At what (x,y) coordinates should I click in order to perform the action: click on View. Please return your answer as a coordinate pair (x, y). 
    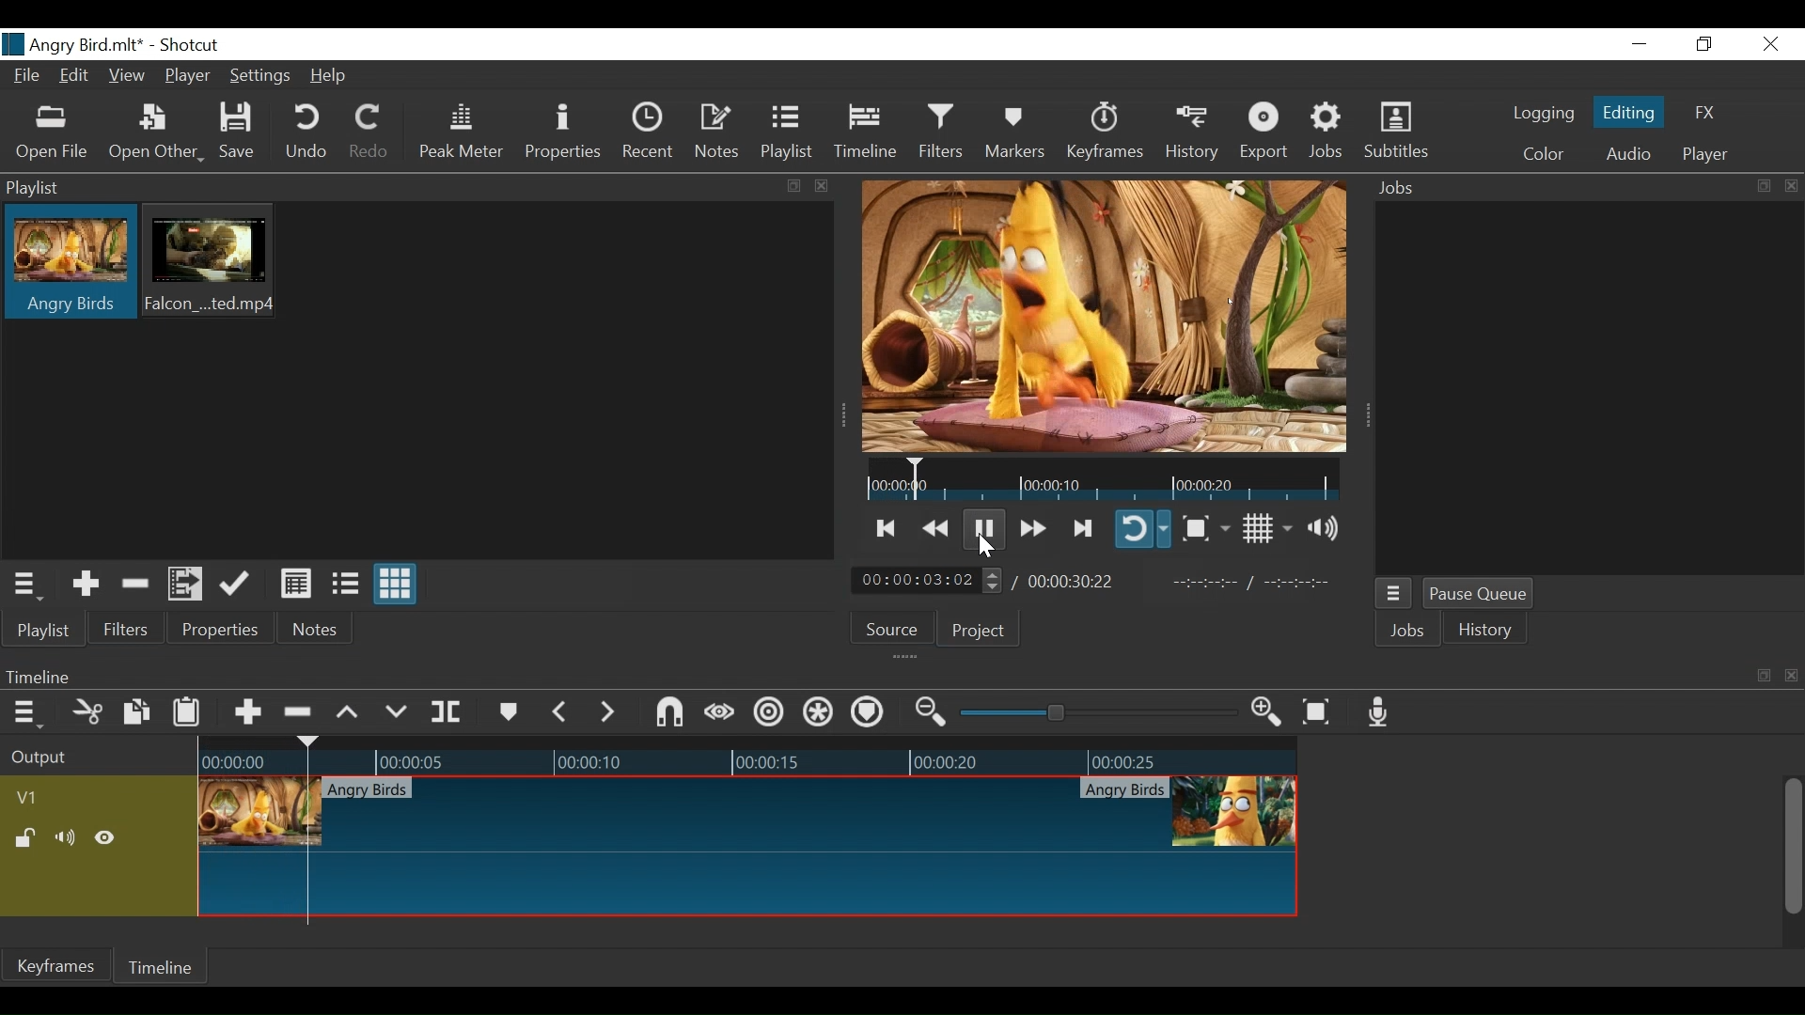
    Looking at the image, I should click on (127, 76).